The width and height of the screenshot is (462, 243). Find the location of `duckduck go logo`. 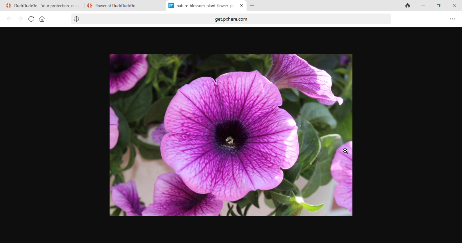

duckduck go logo is located at coordinates (6, 6).